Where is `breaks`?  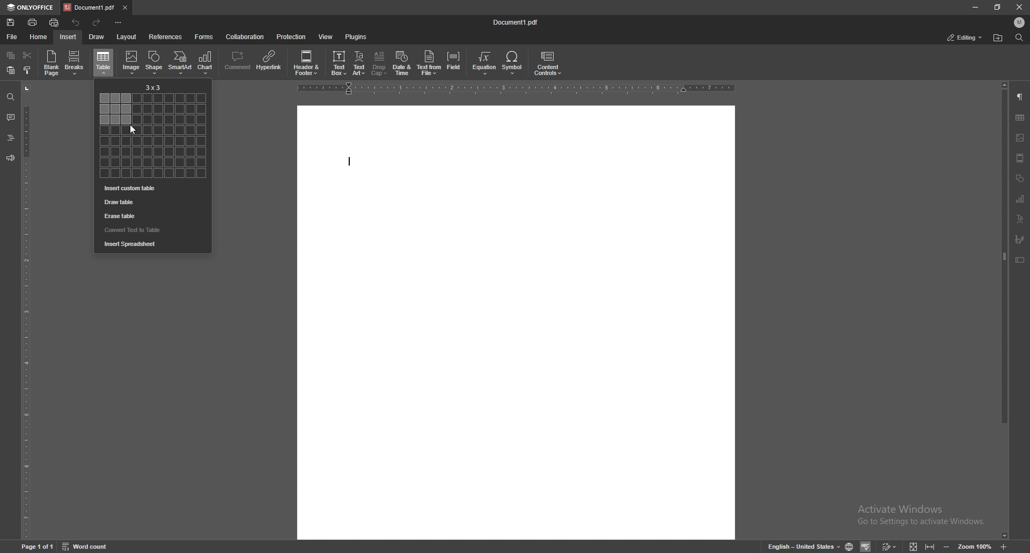 breaks is located at coordinates (76, 62).